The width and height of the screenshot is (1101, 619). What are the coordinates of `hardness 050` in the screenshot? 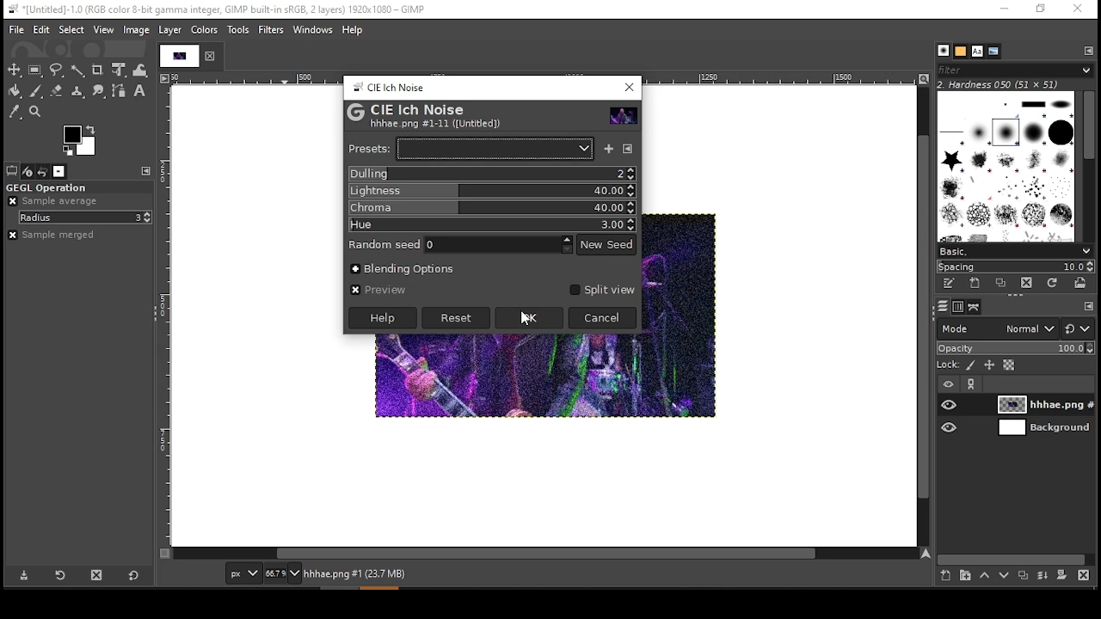 It's located at (1012, 84).